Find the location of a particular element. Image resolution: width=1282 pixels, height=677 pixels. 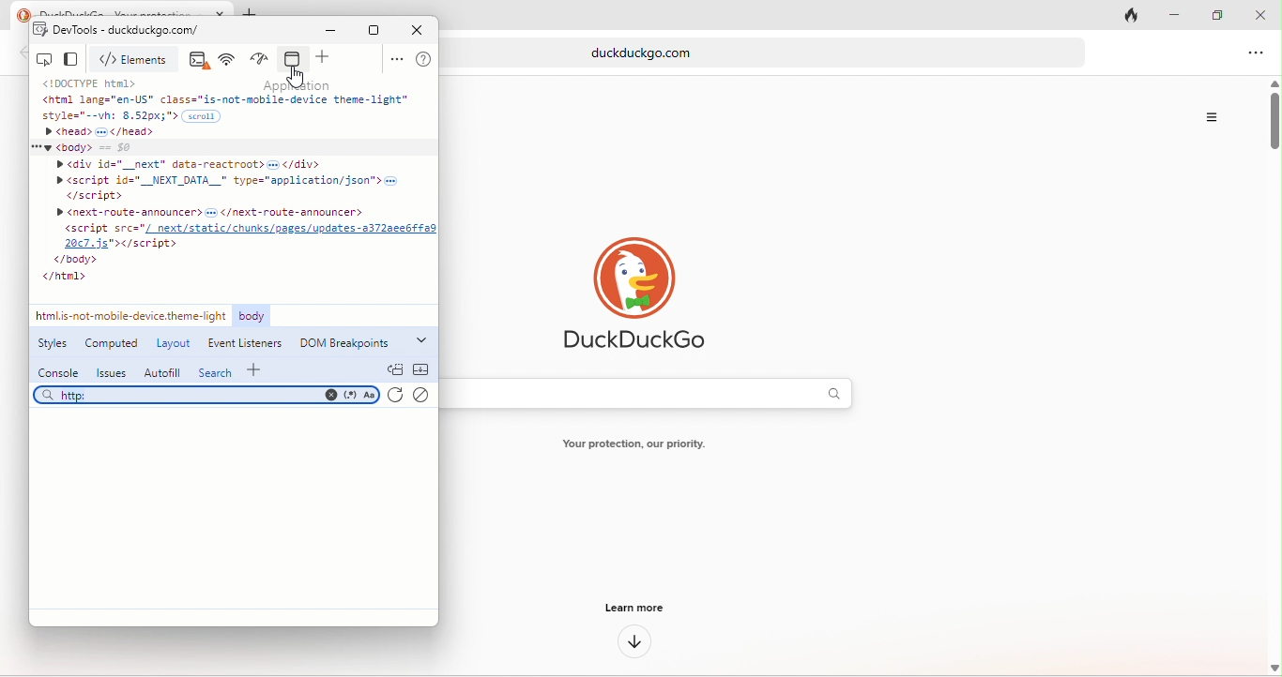

dev tools is located at coordinates (118, 30).